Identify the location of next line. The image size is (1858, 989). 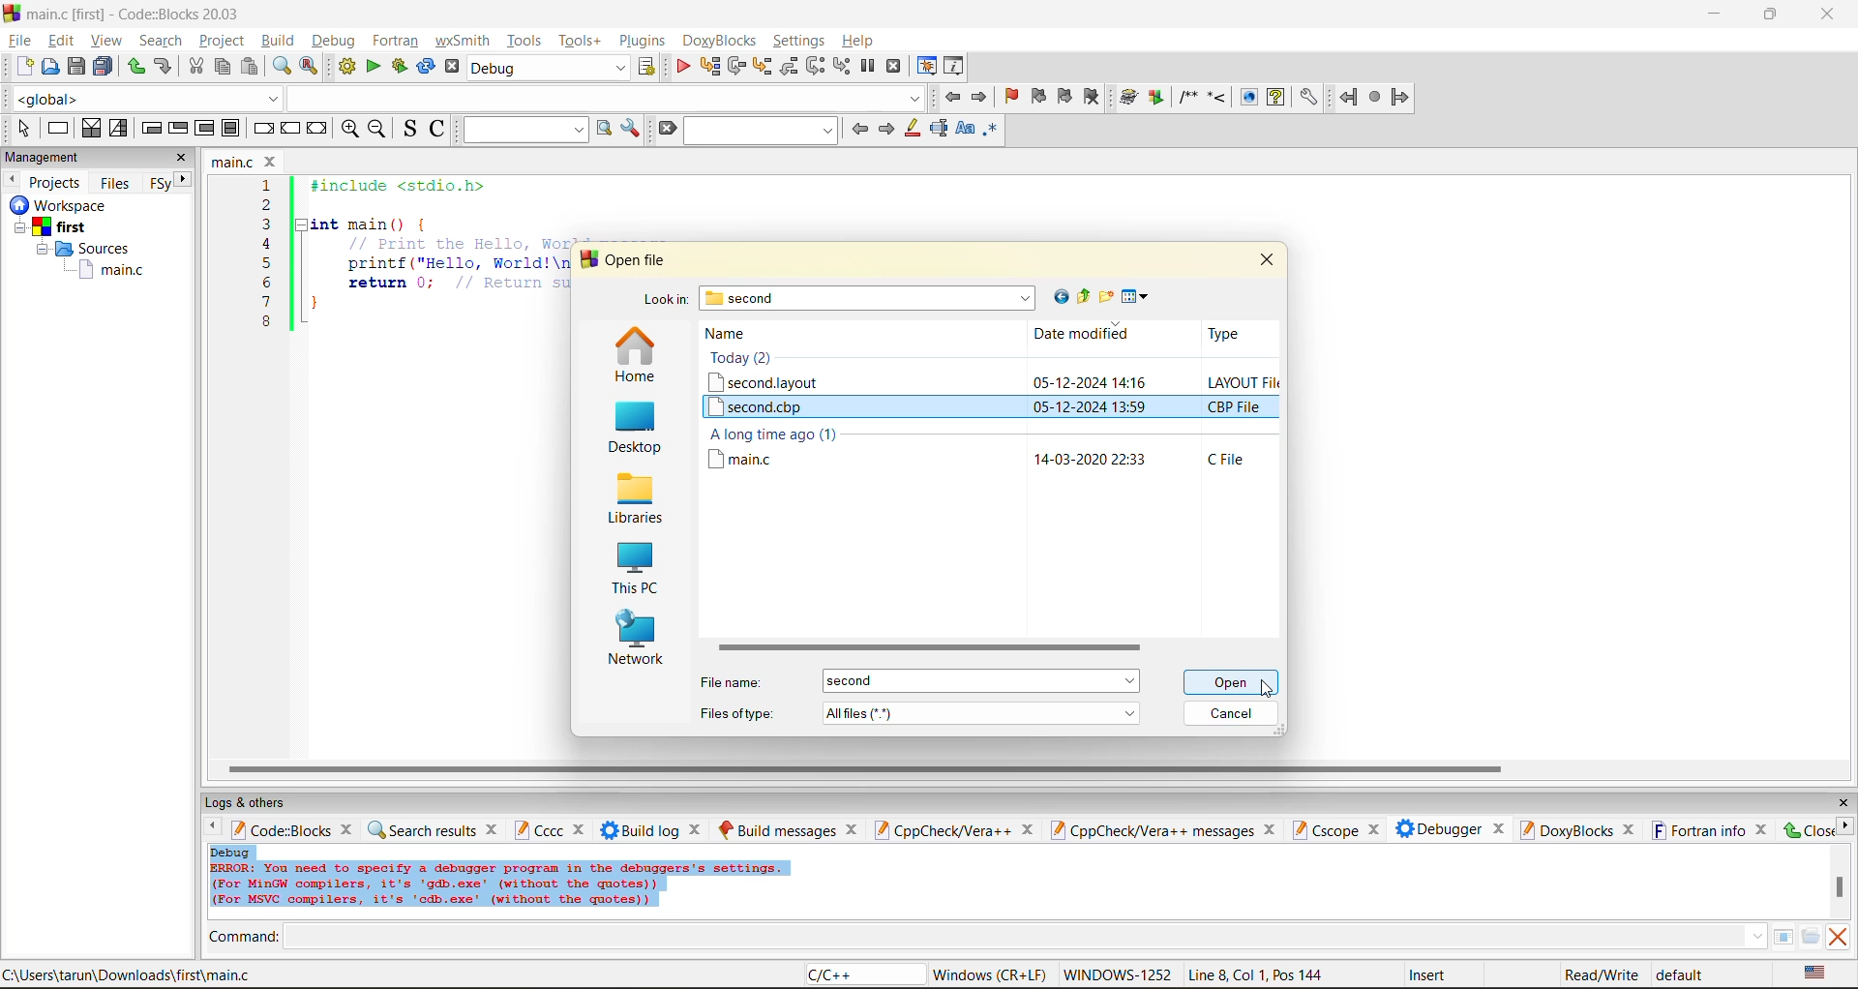
(734, 67).